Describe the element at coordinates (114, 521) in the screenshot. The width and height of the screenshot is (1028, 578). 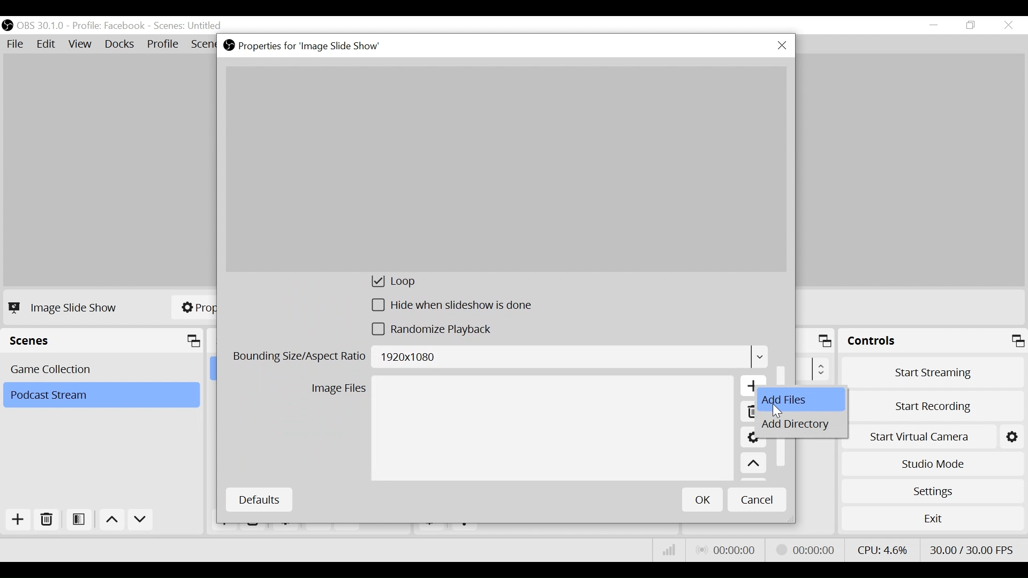
I see `Move up` at that location.